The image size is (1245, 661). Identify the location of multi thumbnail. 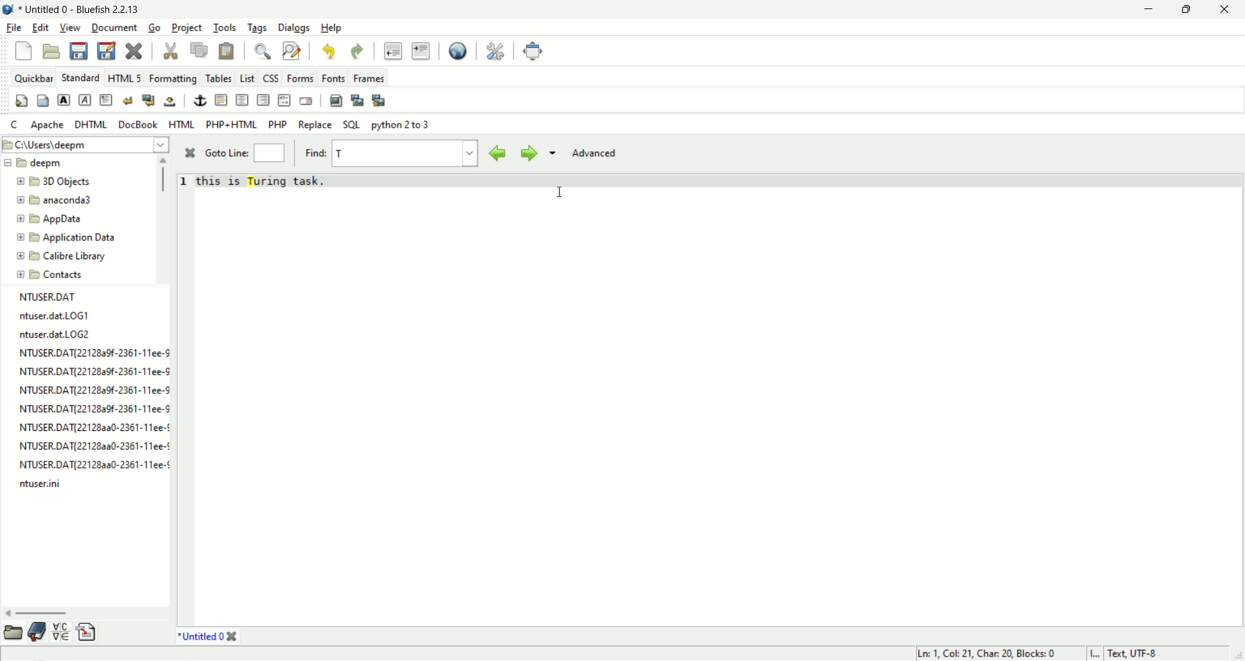
(379, 101).